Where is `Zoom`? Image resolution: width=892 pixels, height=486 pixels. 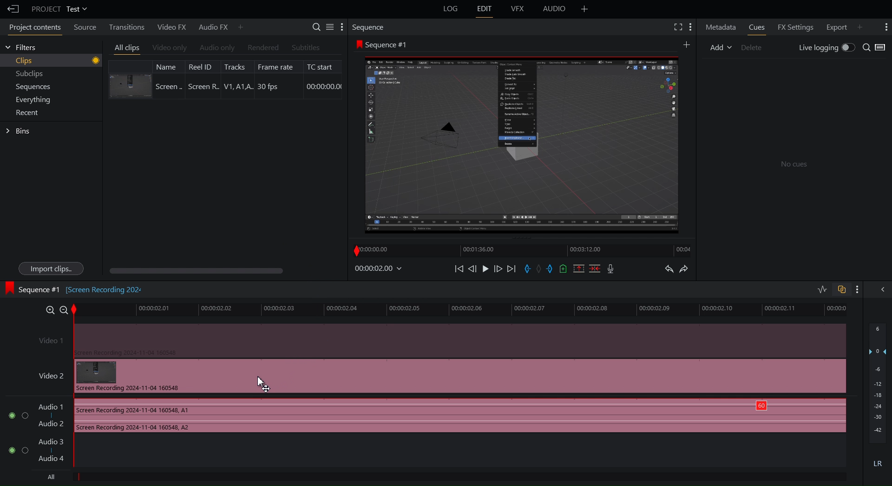 Zoom is located at coordinates (52, 308).